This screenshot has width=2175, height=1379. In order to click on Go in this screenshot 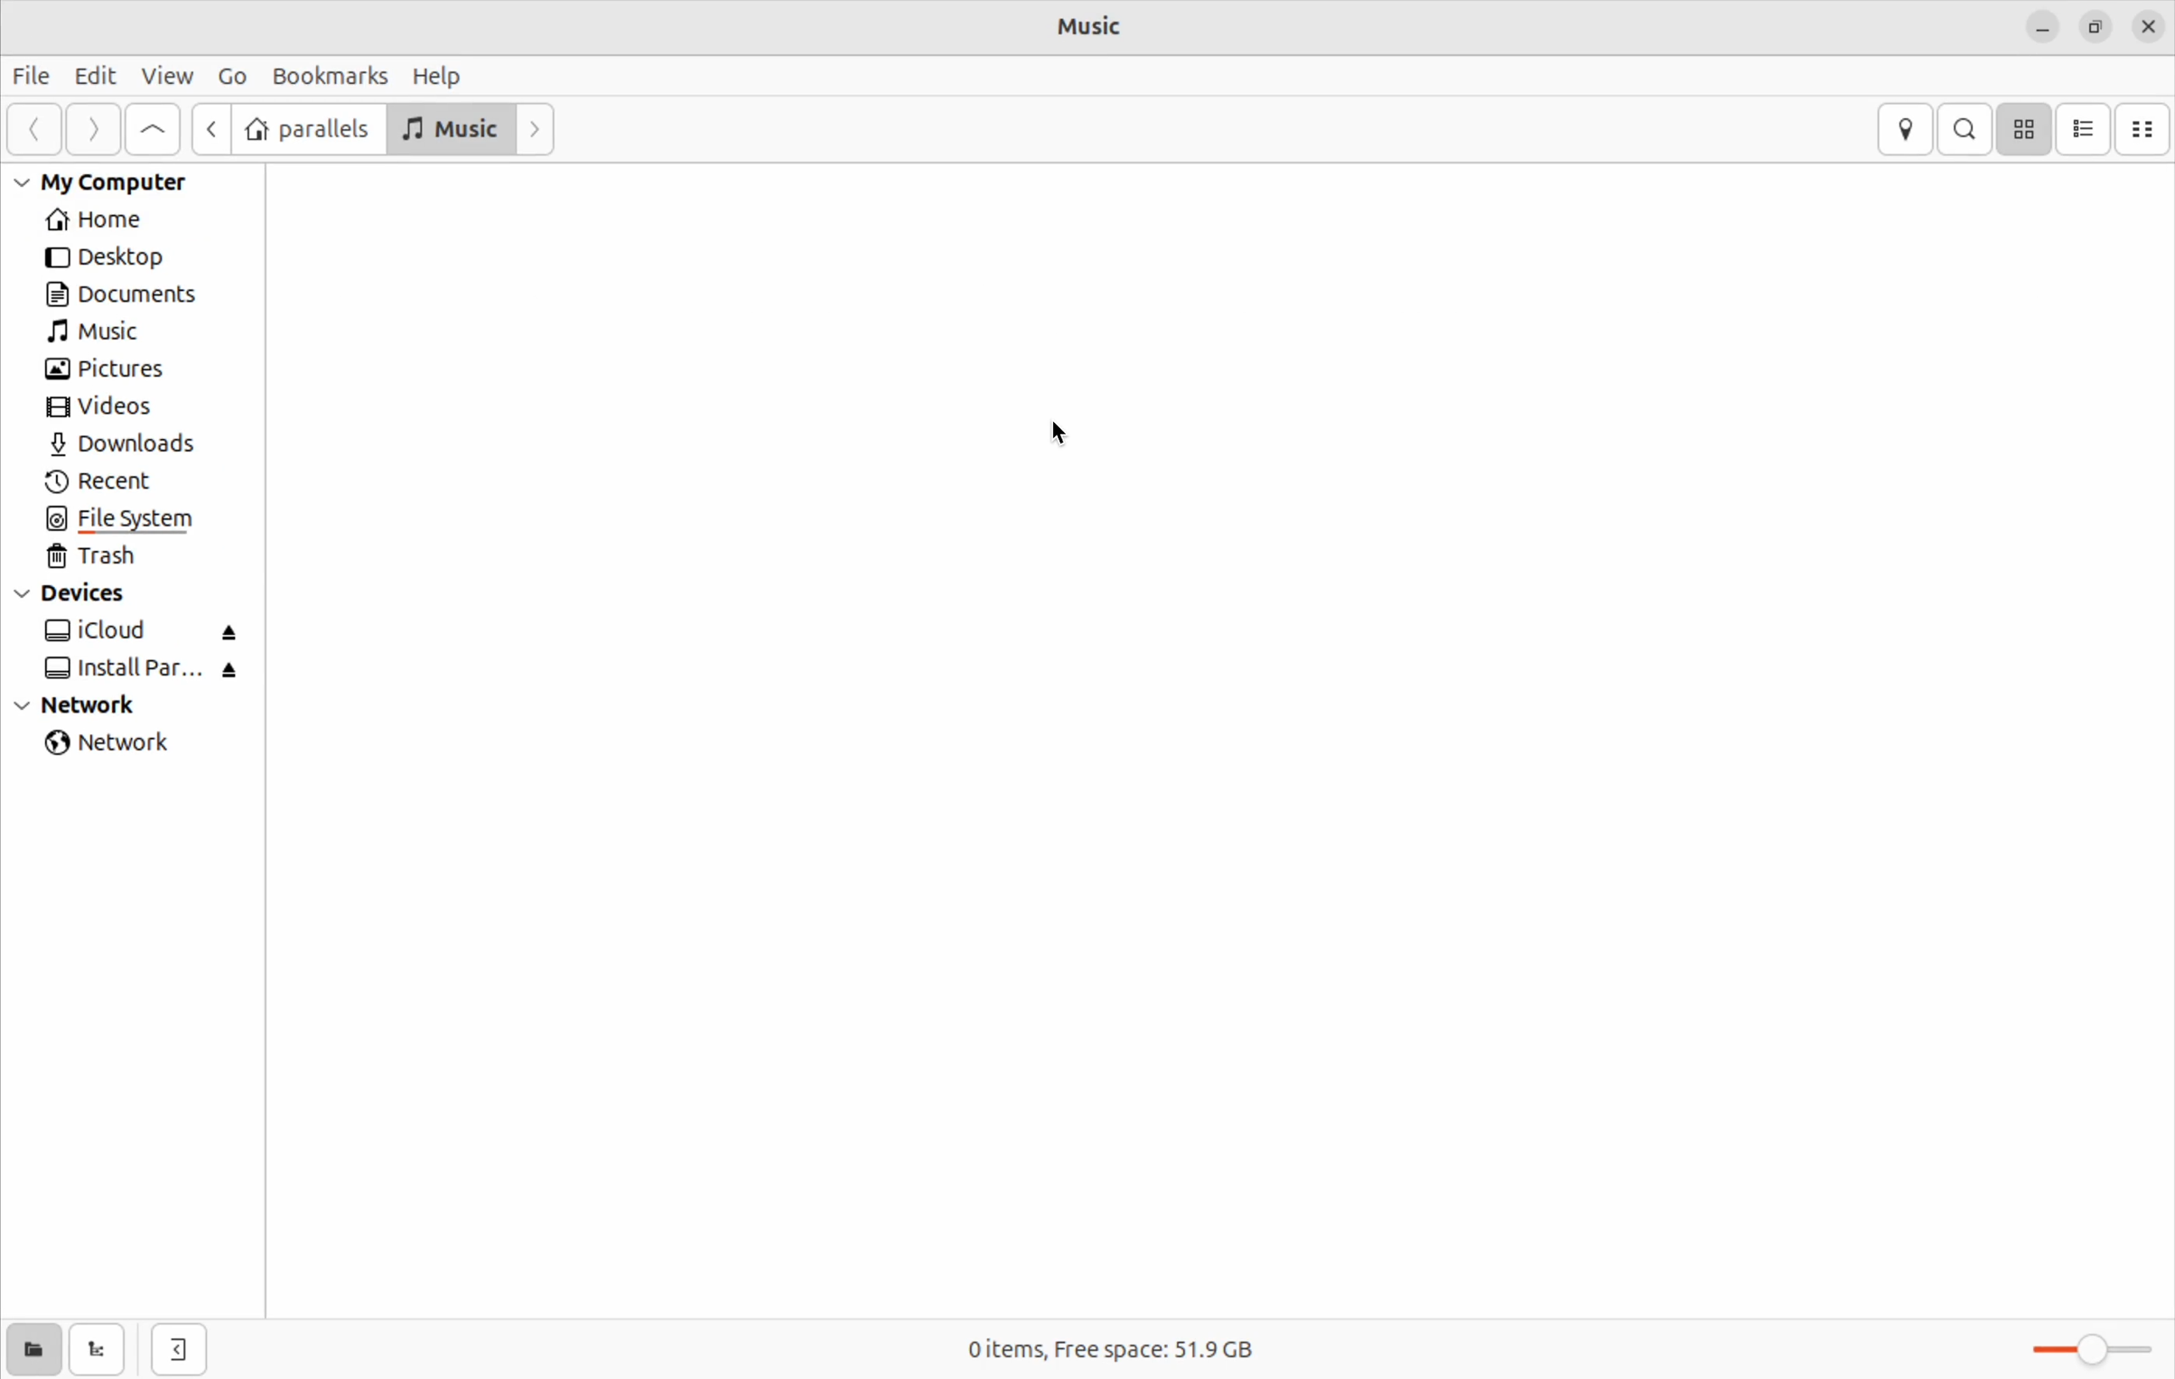, I will do `click(230, 76)`.